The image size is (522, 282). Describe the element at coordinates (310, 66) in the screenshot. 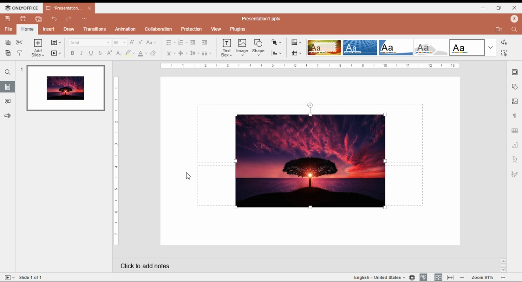

I see `Scale` at that location.